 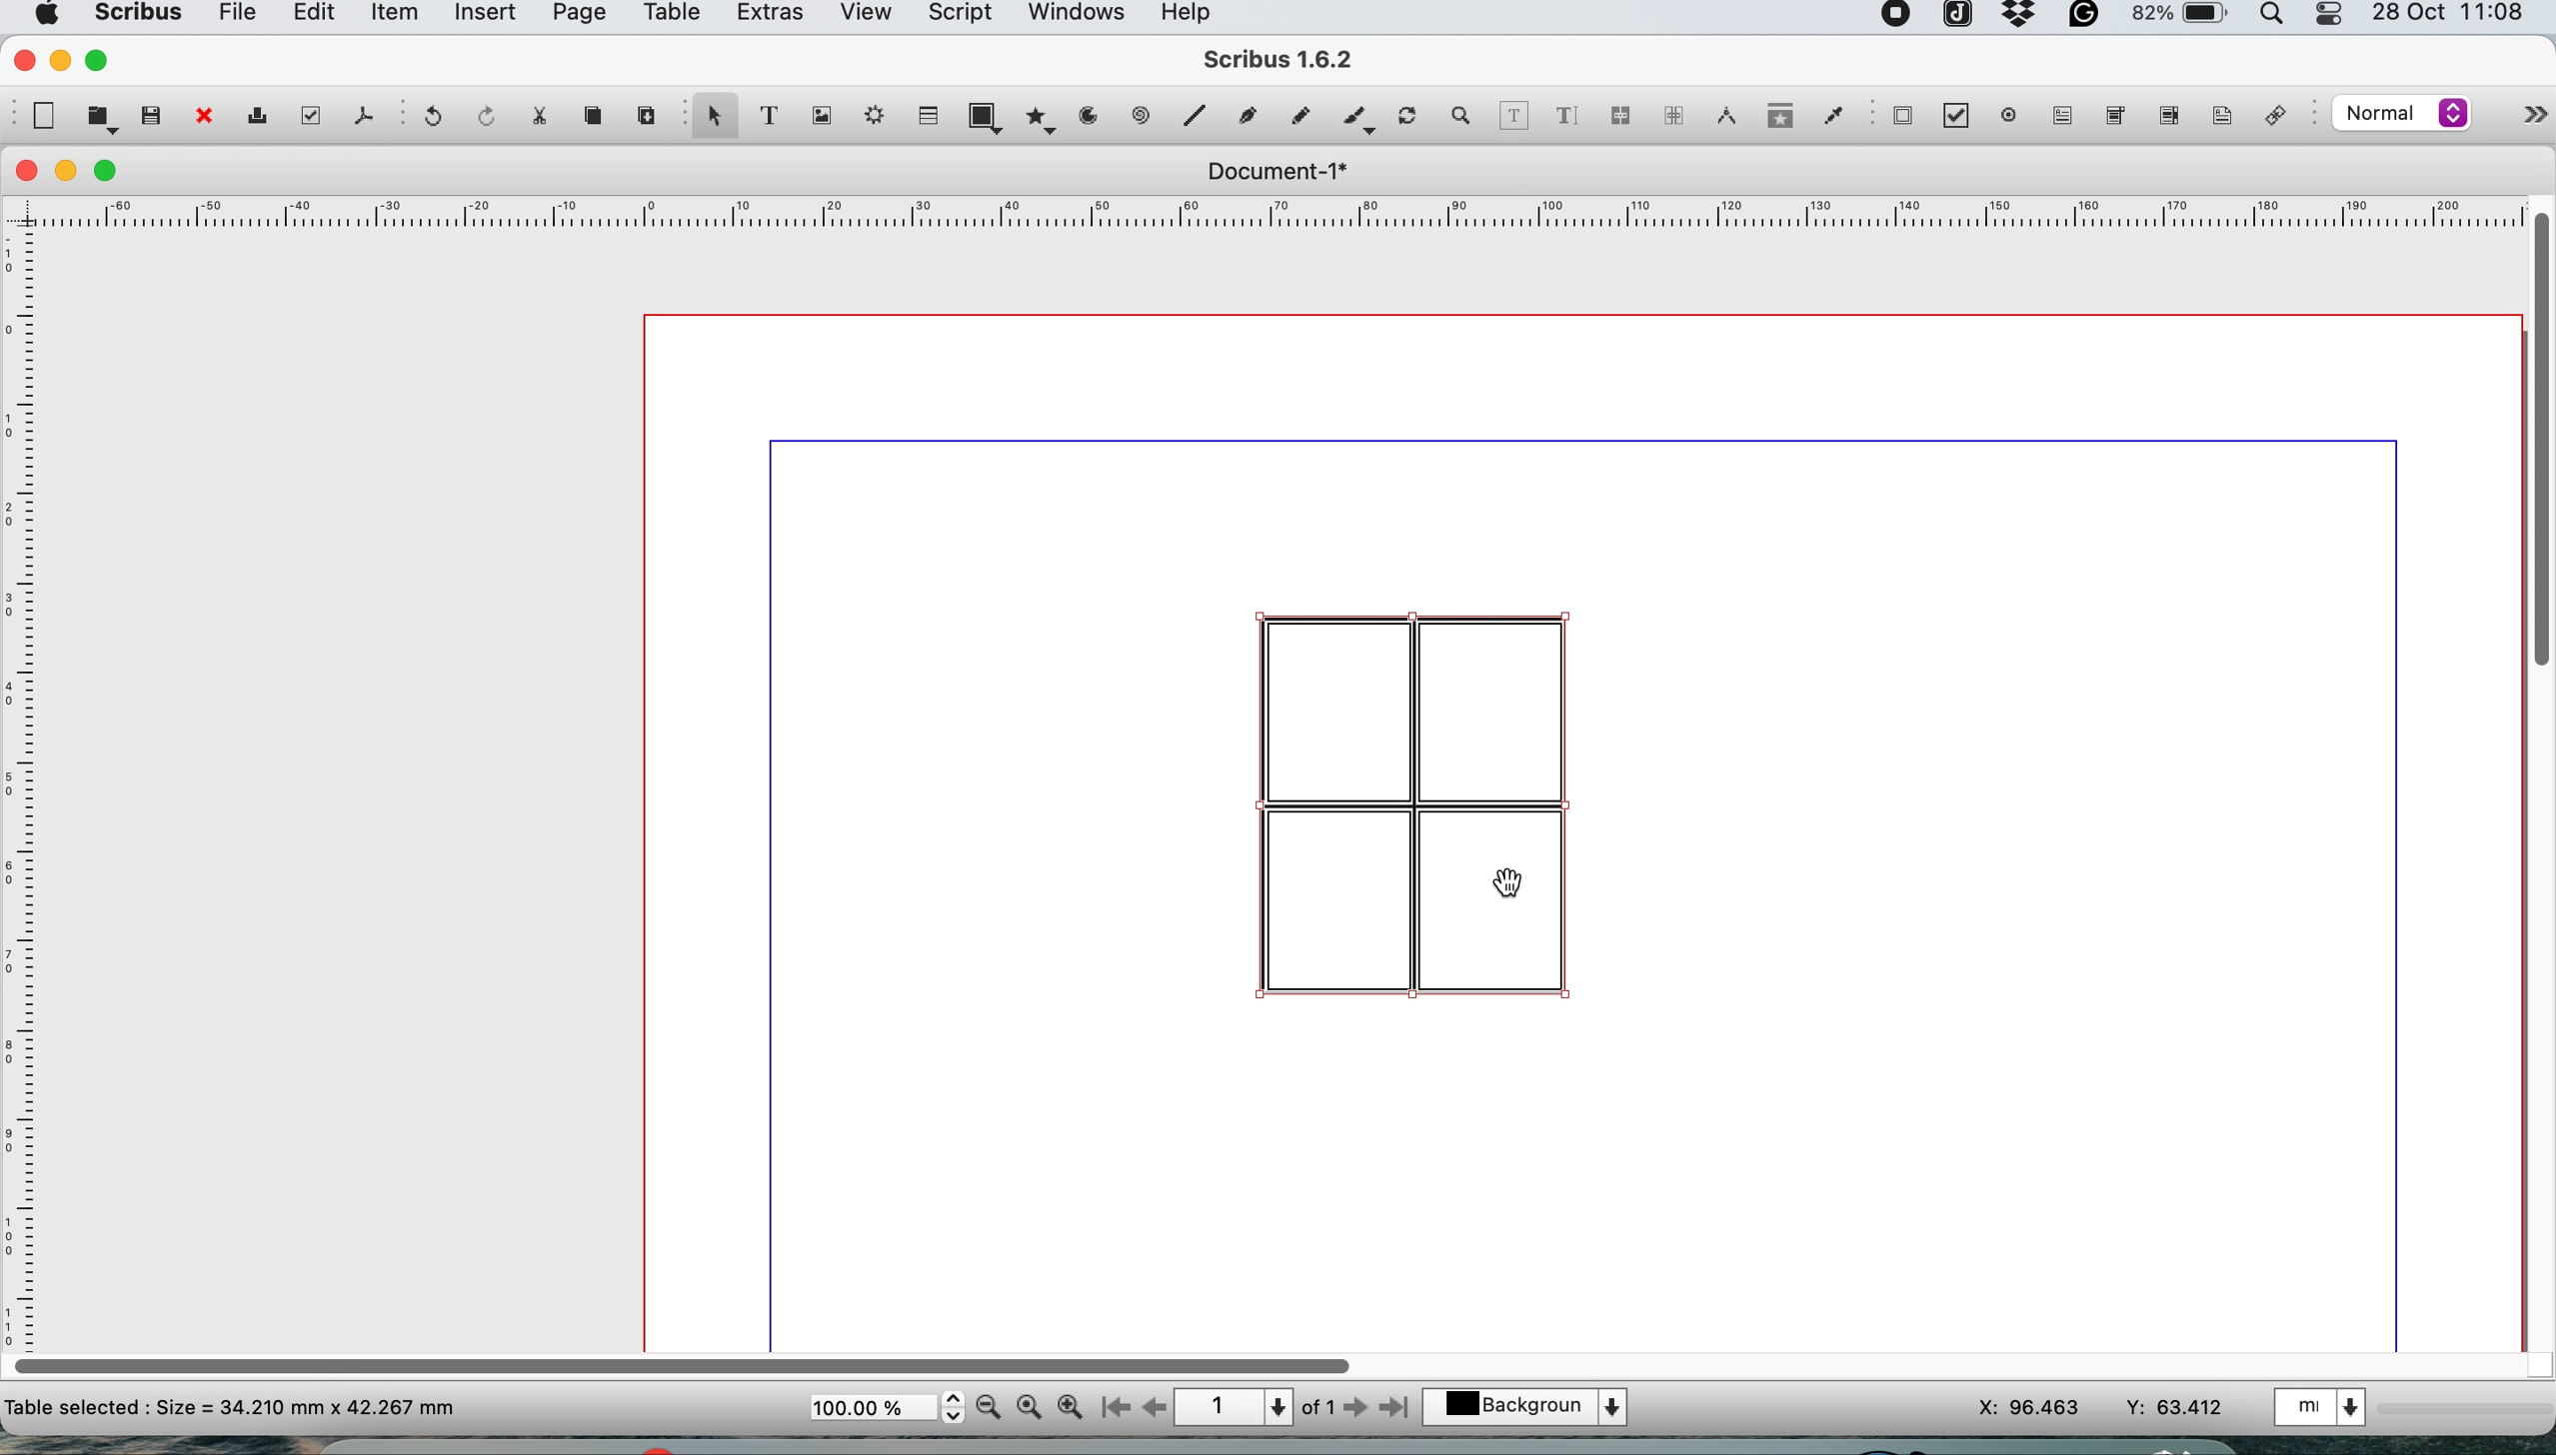 I want to click on bezier curve, so click(x=1246, y=120).